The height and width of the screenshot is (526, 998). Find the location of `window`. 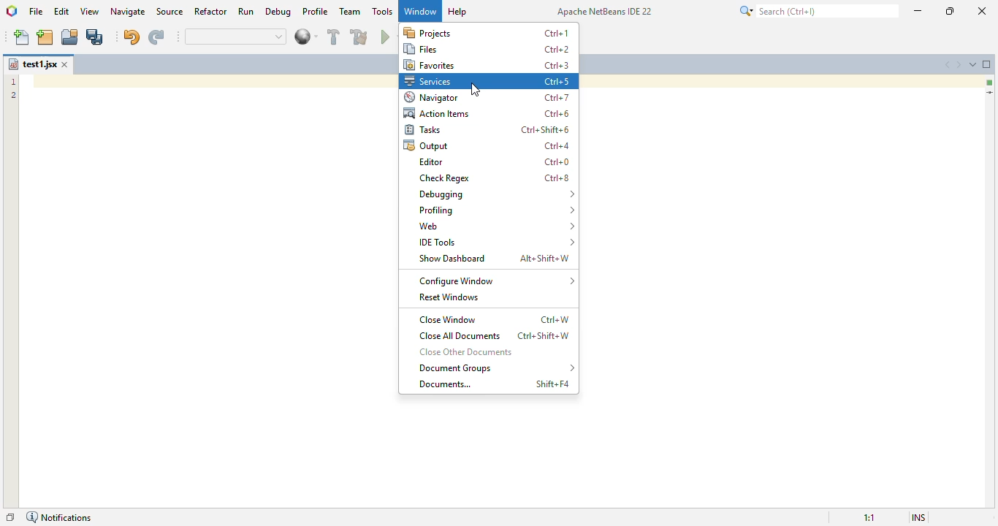

window is located at coordinates (420, 11).